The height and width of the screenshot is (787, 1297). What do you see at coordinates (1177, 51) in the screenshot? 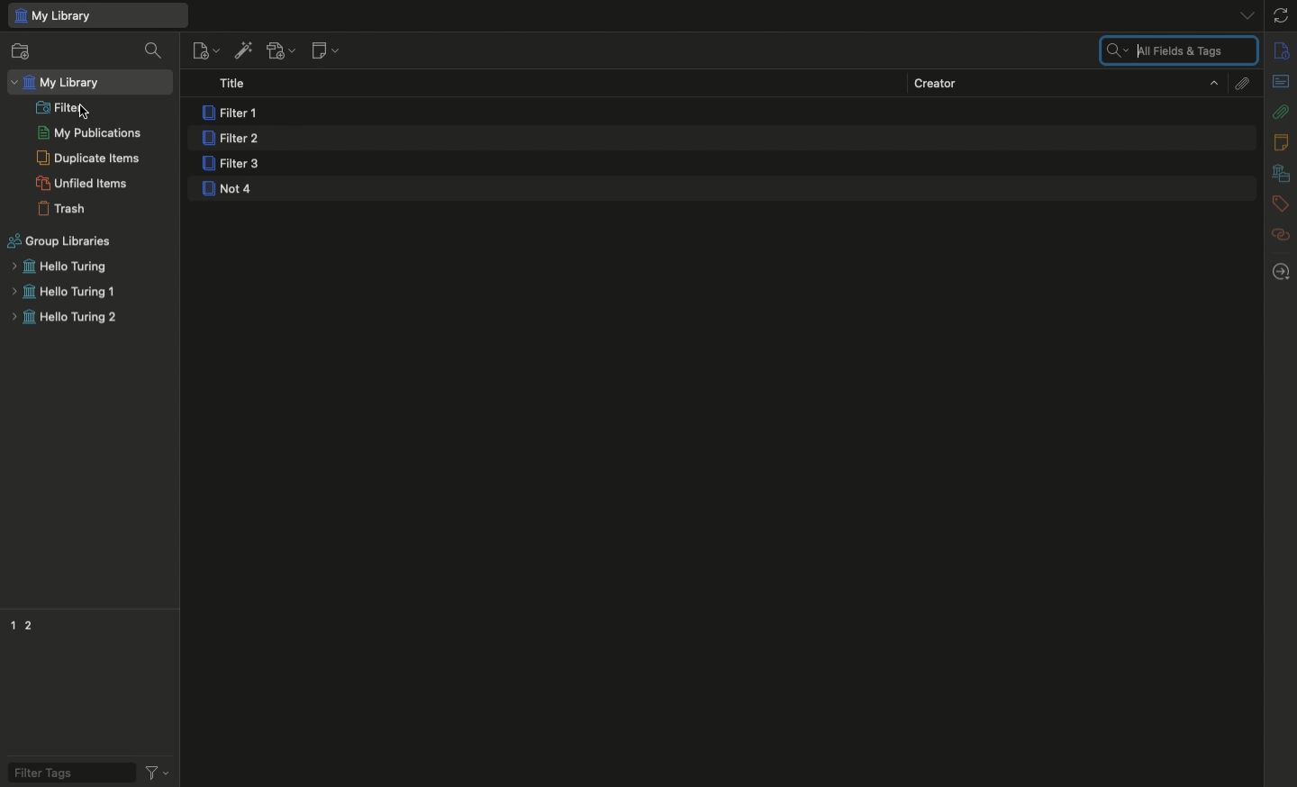
I see `Cleared search filter` at bounding box center [1177, 51].